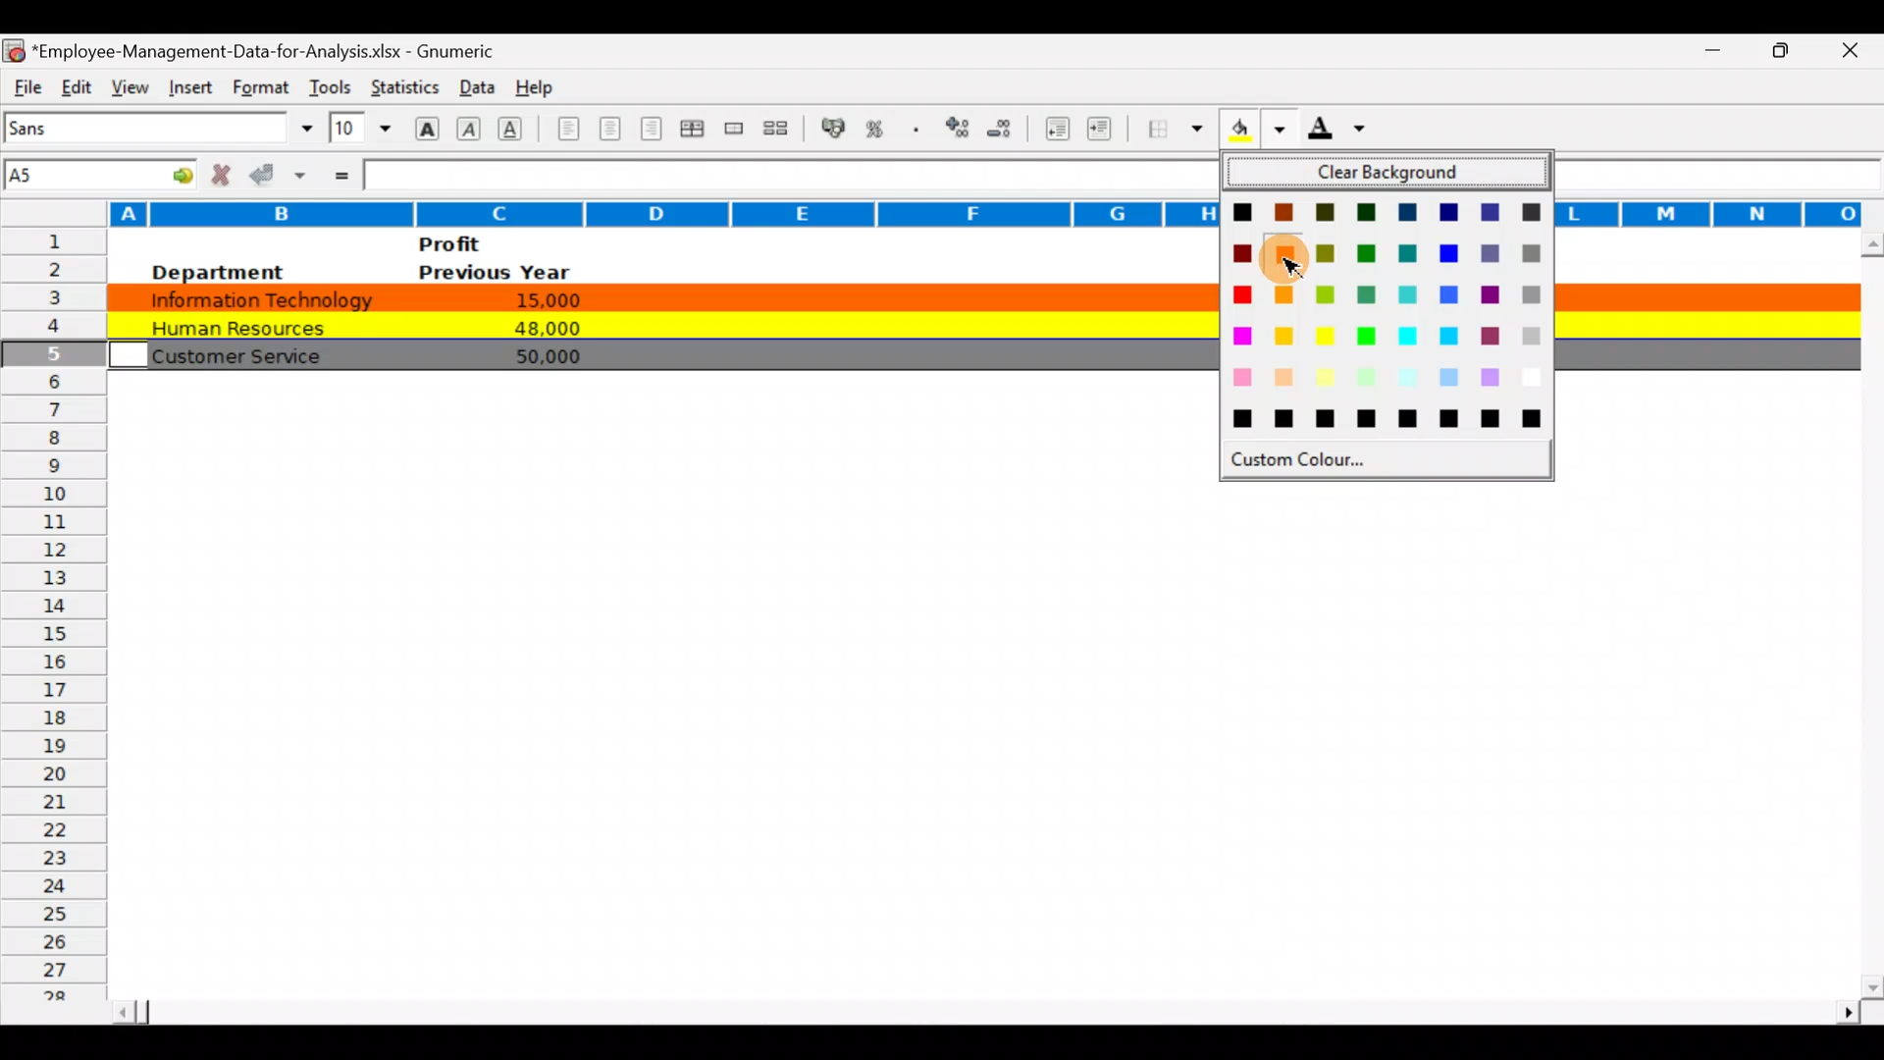 This screenshot has width=1884, height=1060. Describe the element at coordinates (161, 128) in the screenshot. I see `Font name` at that location.